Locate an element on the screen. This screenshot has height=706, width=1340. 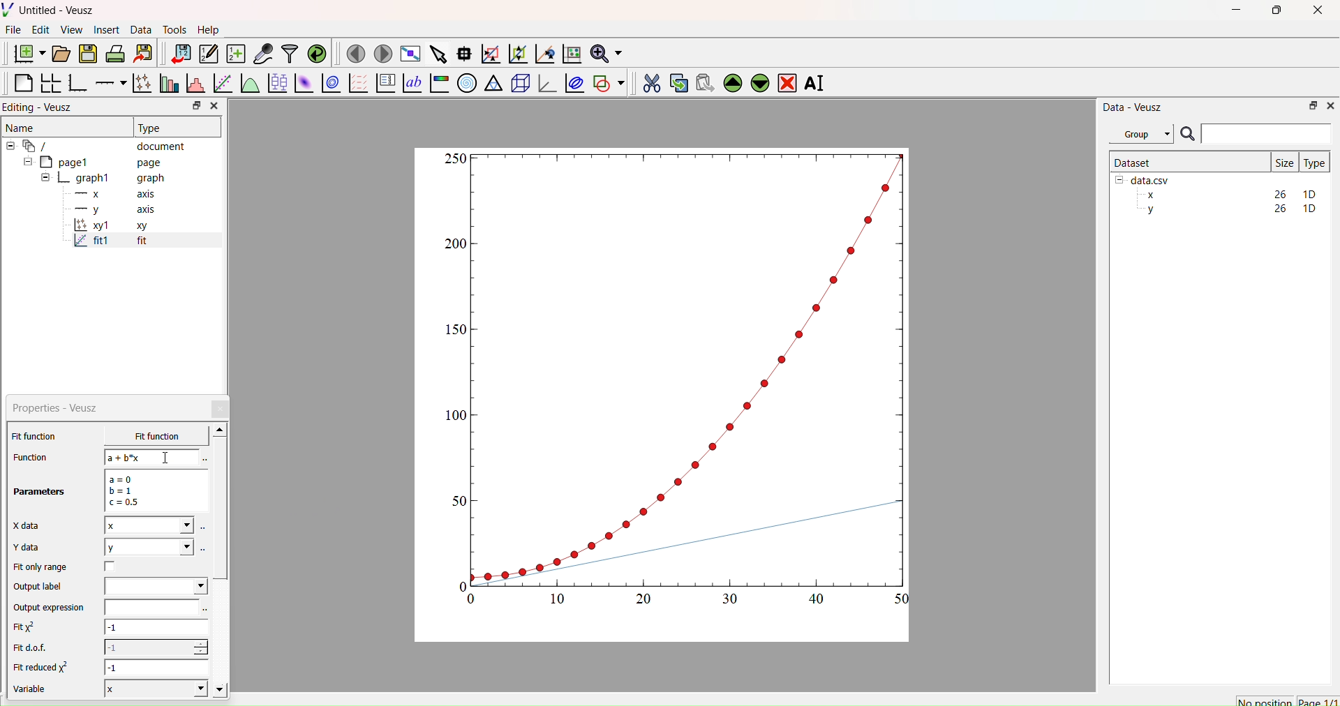
View is located at coordinates (70, 29).